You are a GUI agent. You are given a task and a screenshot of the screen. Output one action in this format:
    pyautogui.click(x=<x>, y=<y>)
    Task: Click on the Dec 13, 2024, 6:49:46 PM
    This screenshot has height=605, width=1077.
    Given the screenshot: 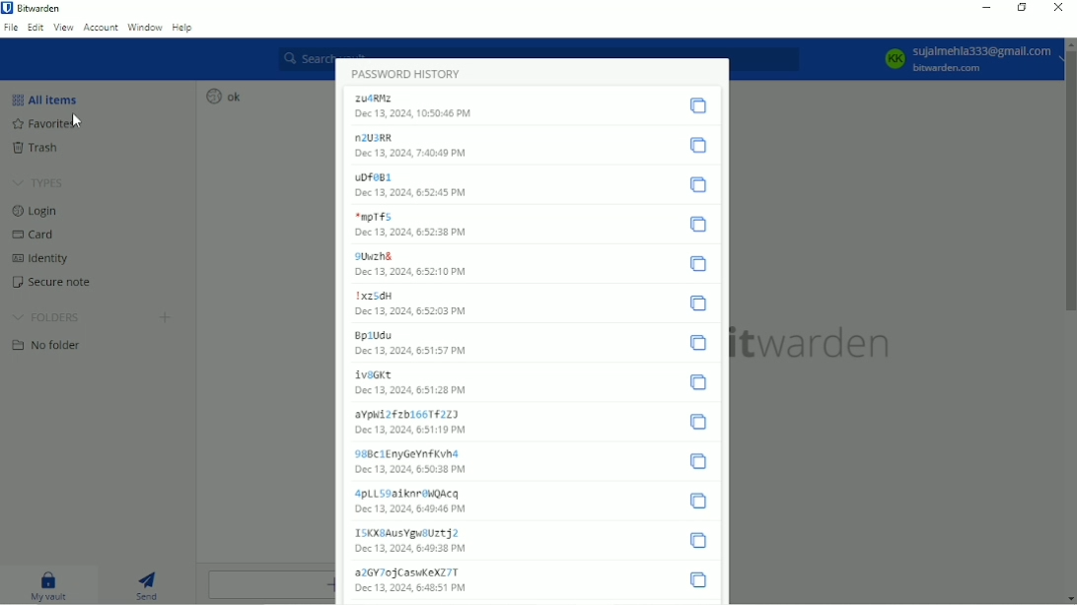 What is the action you would take?
    pyautogui.click(x=410, y=510)
    